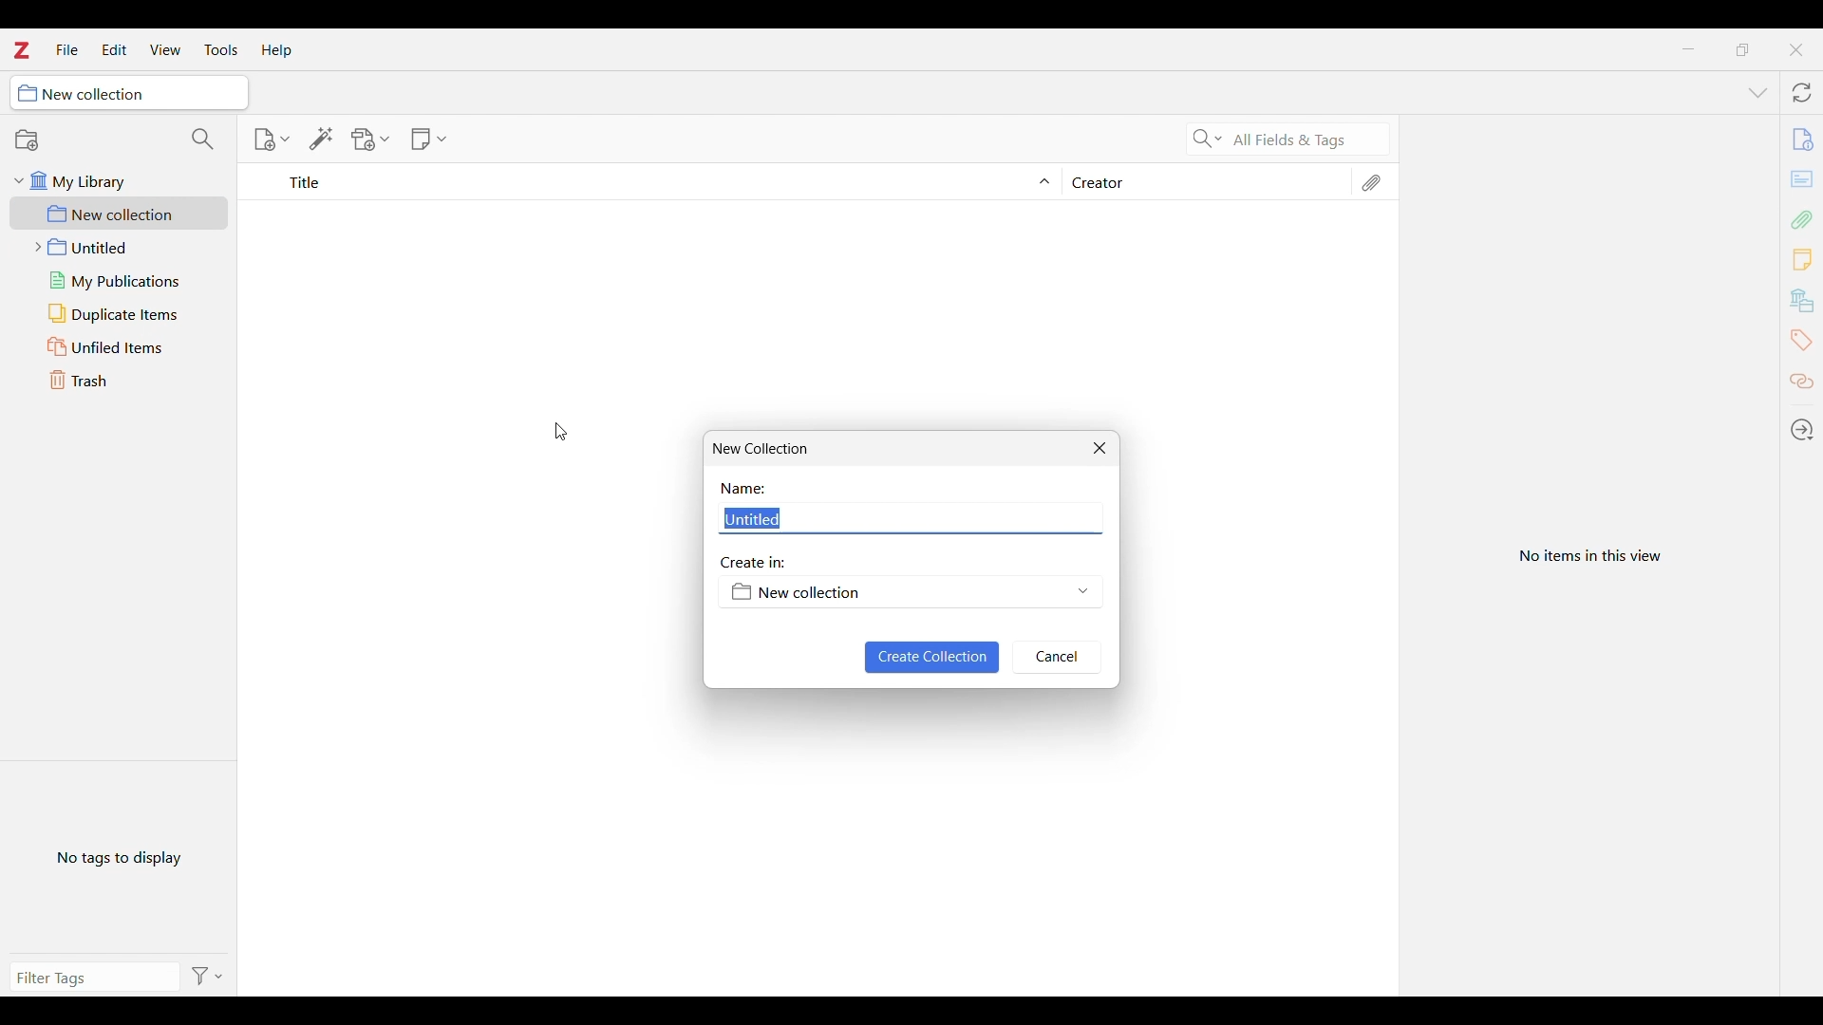 The width and height of the screenshot is (1823, 1025). Describe the element at coordinates (28, 140) in the screenshot. I see `New collection` at that location.